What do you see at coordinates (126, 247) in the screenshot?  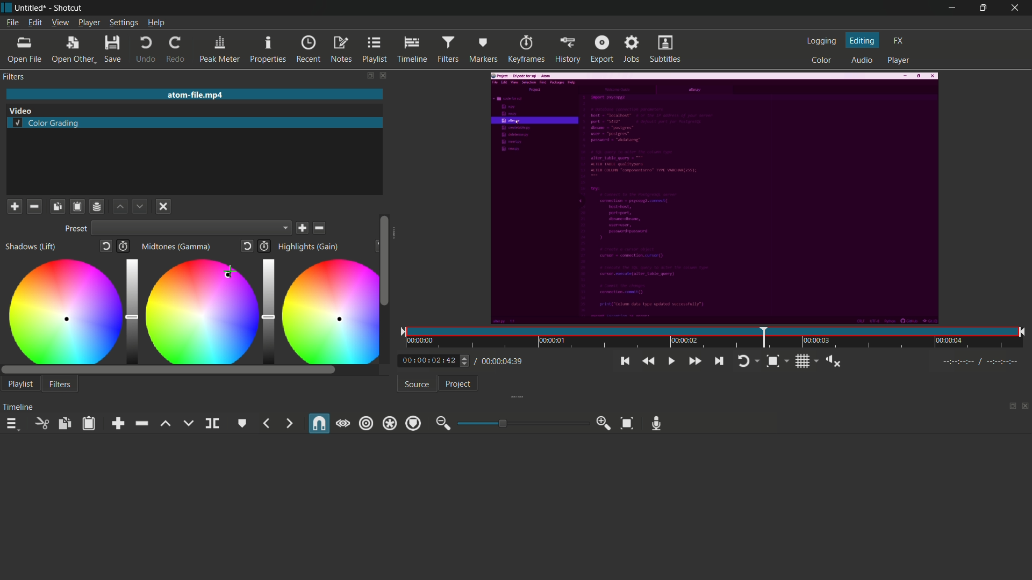 I see `use keyframe for this parameter` at bounding box center [126, 247].